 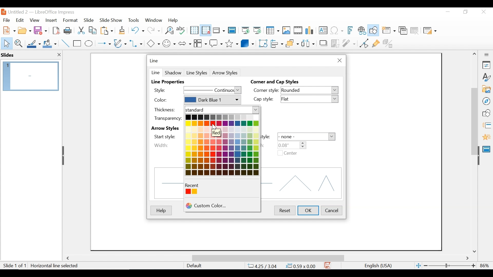 What do you see at coordinates (41, 30) in the screenshot?
I see `Save` at bounding box center [41, 30].